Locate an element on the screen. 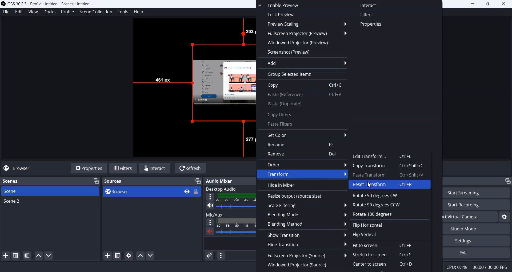 The width and height of the screenshot is (512, 272). Interact is located at coordinates (369, 6).